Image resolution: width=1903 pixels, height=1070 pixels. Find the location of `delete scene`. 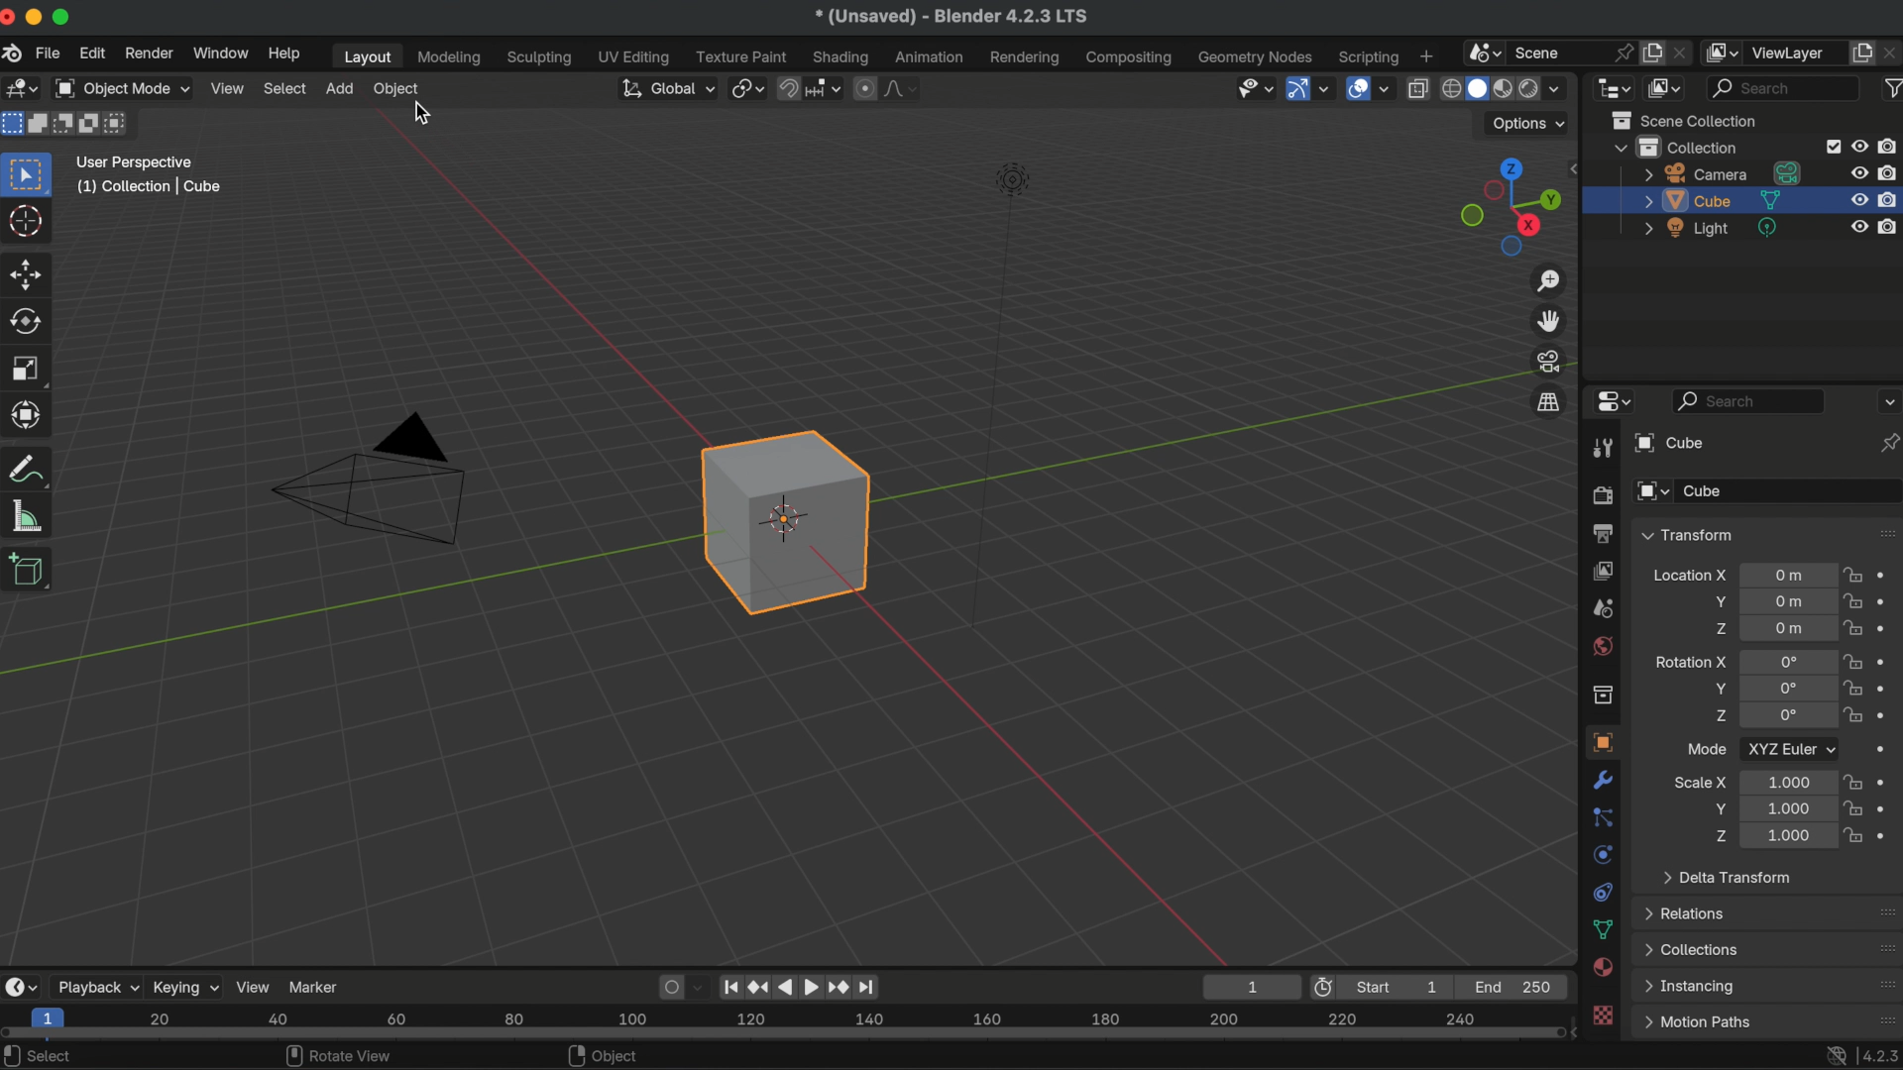

delete scene is located at coordinates (1683, 50).